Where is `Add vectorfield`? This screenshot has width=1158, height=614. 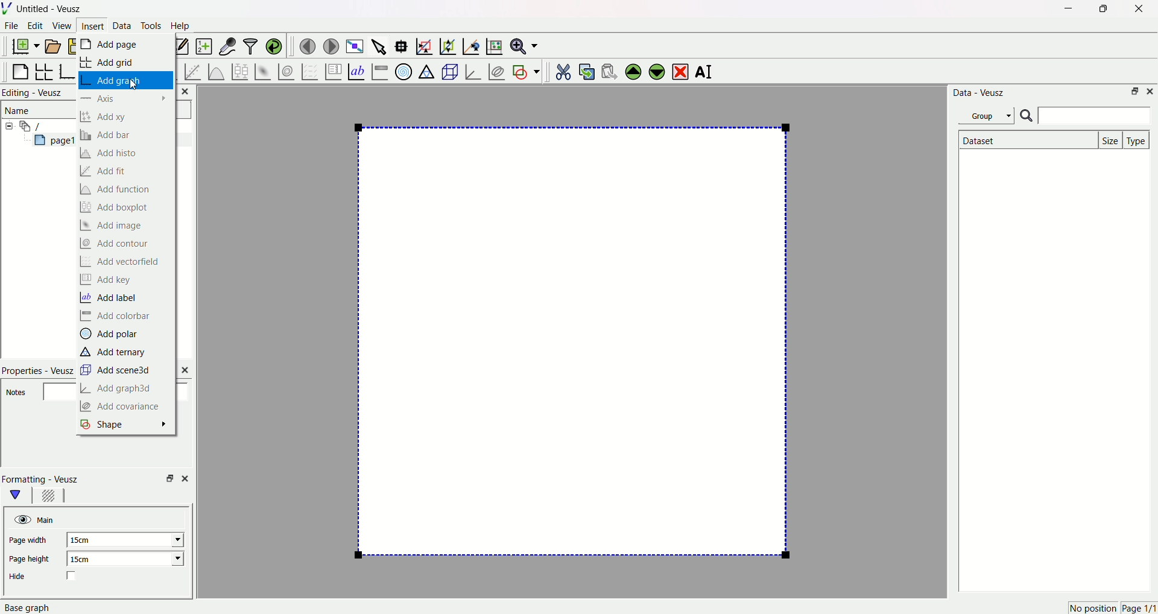
Add vectorfield is located at coordinates (124, 262).